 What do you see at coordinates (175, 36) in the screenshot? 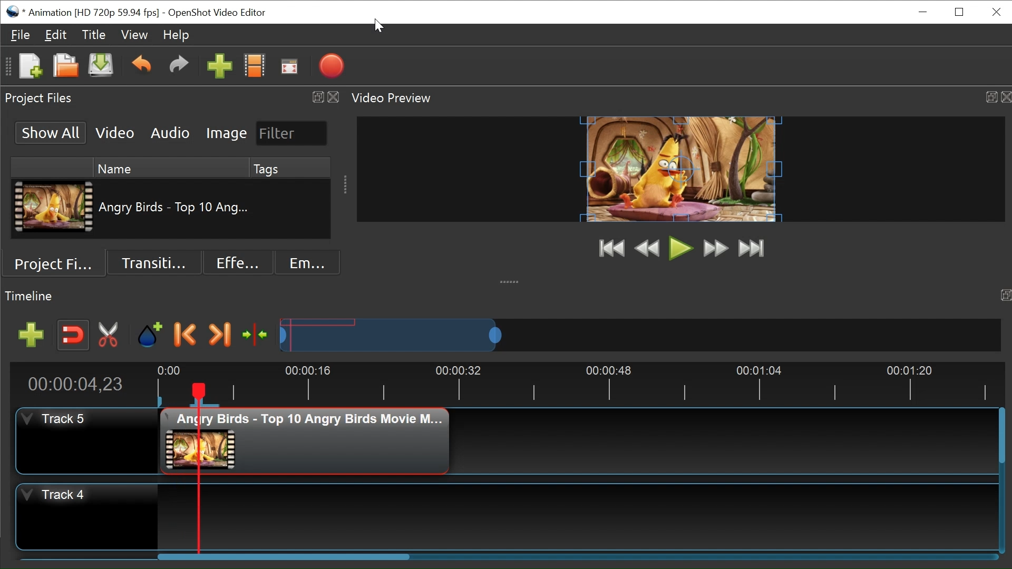
I see `Help` at bounding box center [175, 36].